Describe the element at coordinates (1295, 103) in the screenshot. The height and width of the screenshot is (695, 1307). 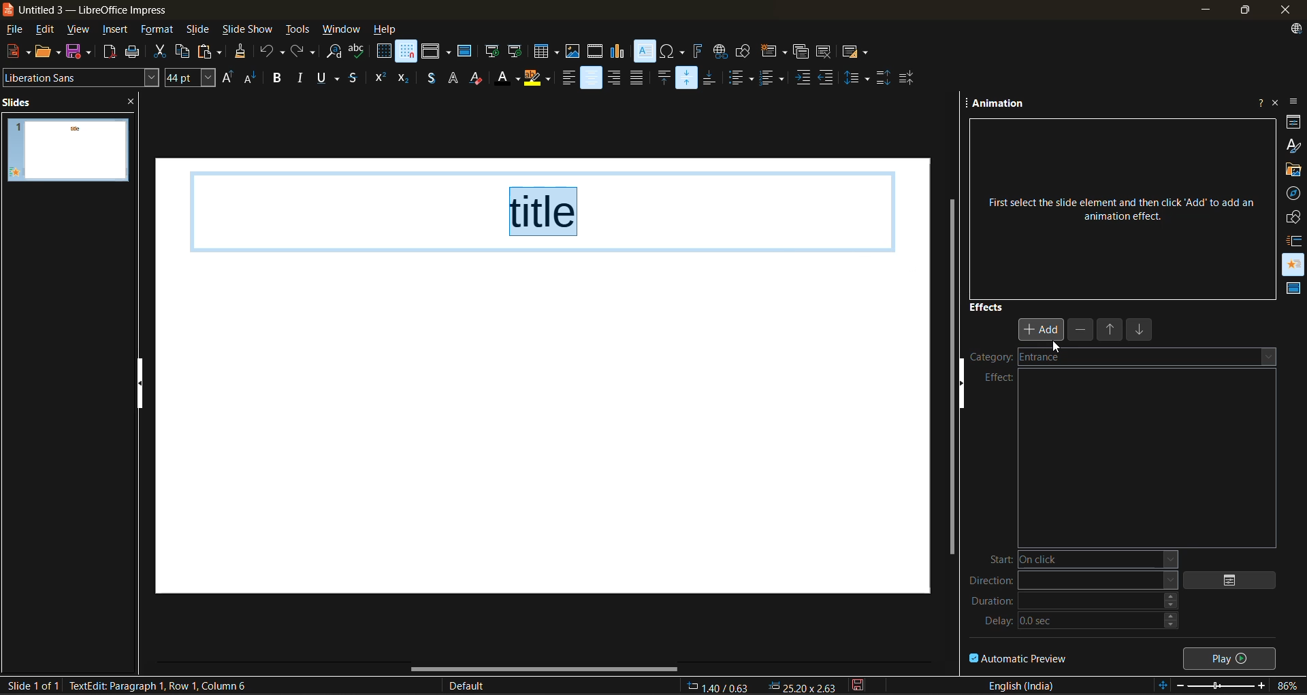
I see `sidebar settings` at that location.